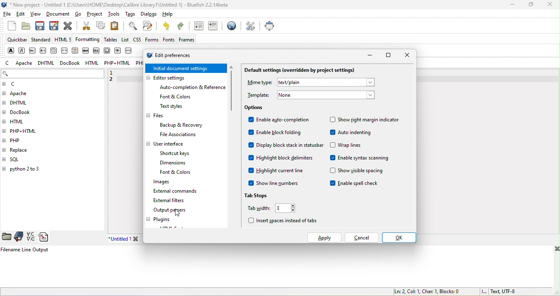 The image size is (560, 296). What do you see at coordinates (25, 93) in the screenshot?
I see `apache` at bounding box center [25, 93].